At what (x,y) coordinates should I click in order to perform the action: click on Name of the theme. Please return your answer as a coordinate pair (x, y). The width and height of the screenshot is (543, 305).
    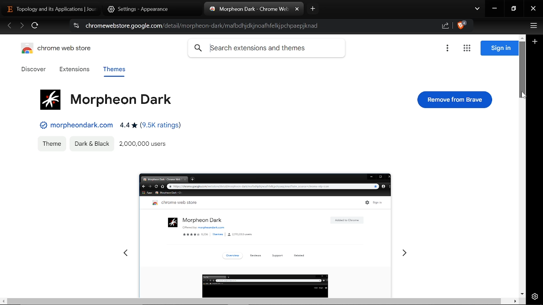
    Looking at the image, I should click on (104, 98).